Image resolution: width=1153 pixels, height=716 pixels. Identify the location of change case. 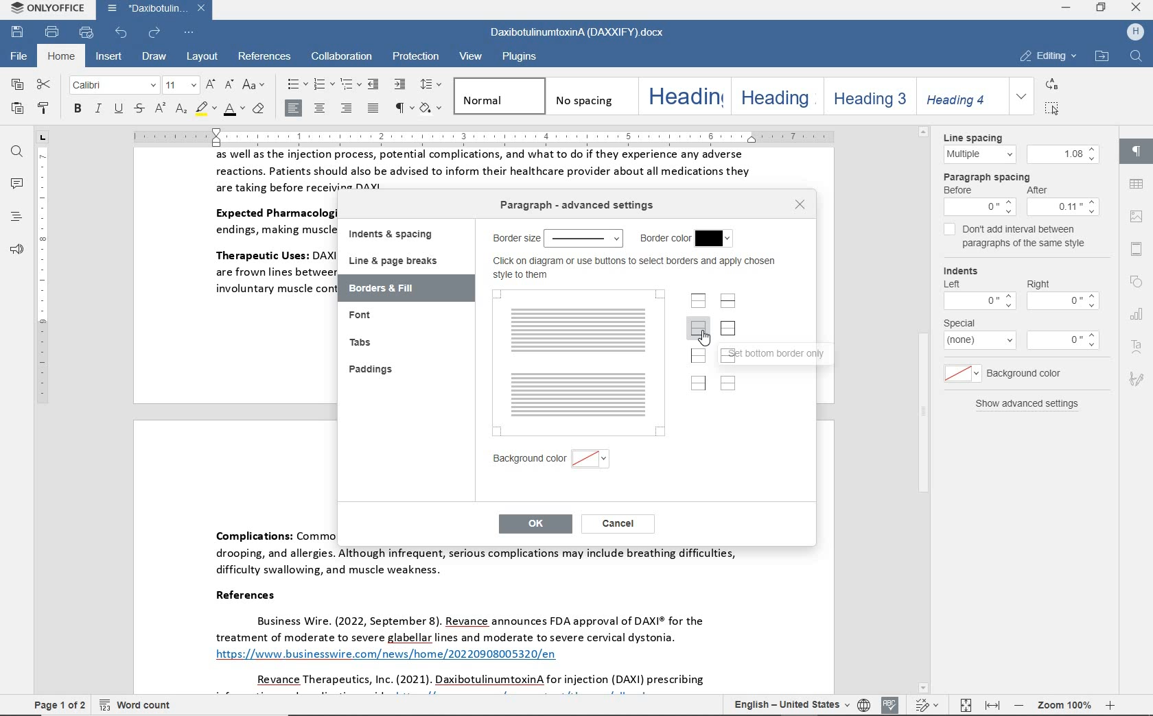
(253, 84).